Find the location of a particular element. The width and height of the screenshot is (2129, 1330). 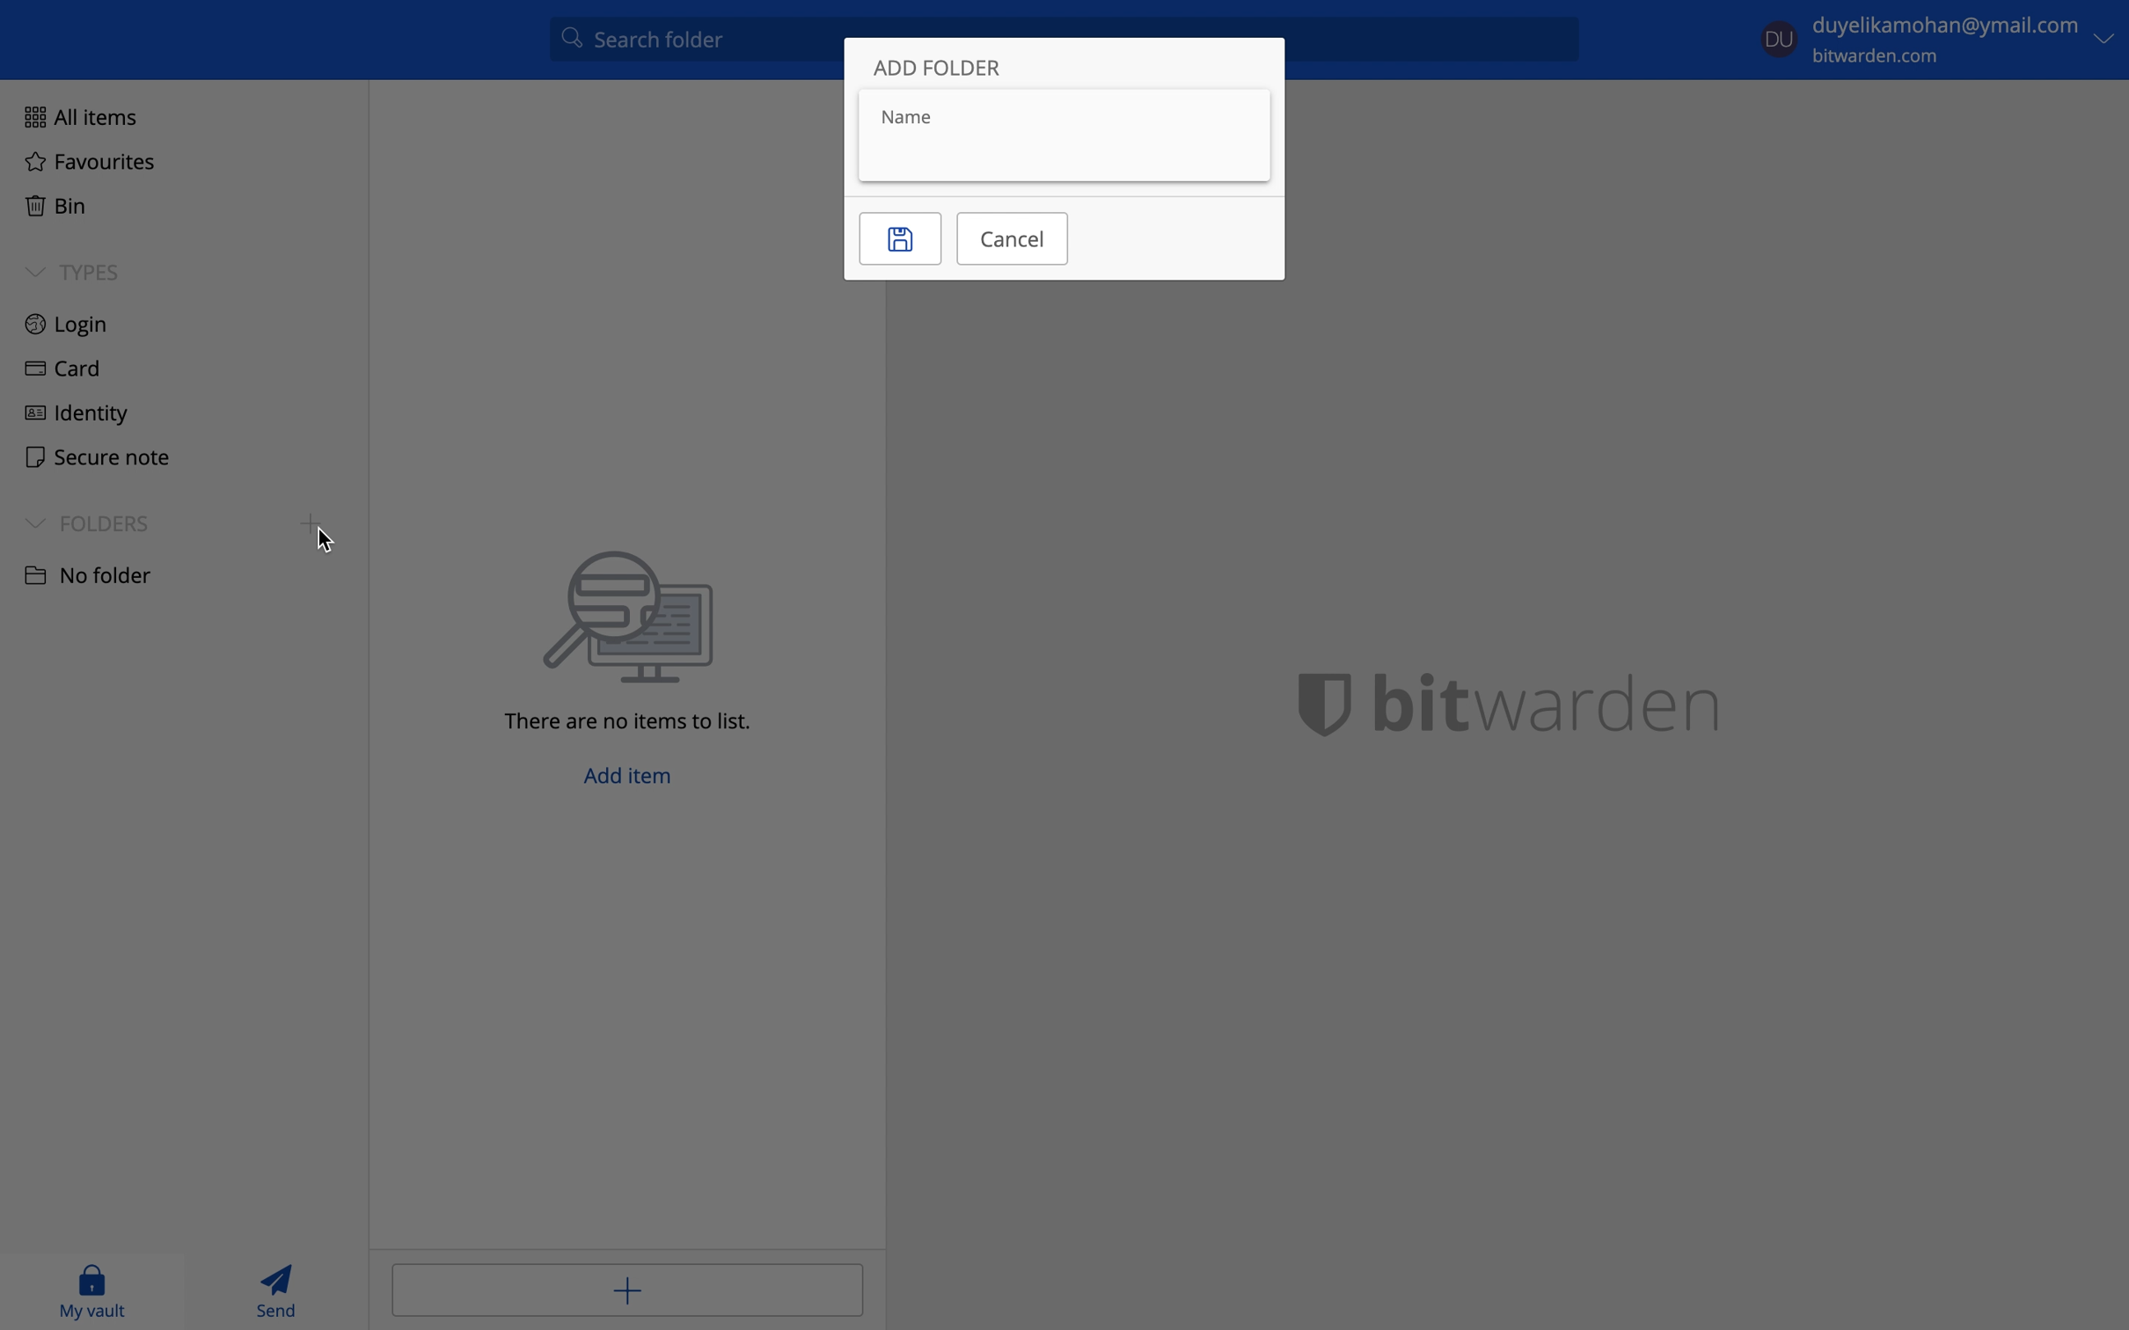

bitwarden is located at coordinates (1530, 700).